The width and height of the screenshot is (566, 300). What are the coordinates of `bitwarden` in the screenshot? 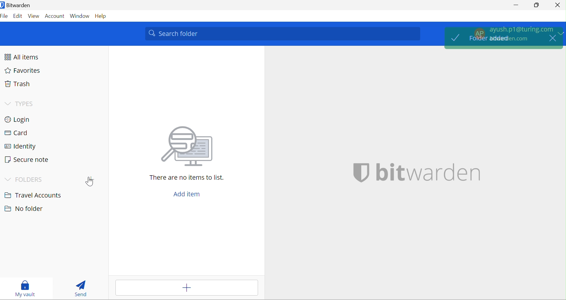 It's located at (418, 173).